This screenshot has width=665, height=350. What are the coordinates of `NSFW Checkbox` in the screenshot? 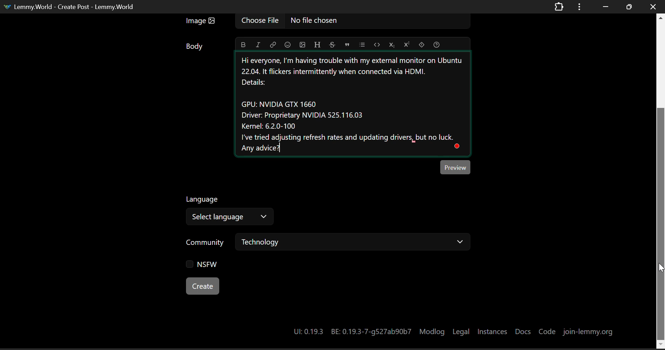 It's located at (203, 266).